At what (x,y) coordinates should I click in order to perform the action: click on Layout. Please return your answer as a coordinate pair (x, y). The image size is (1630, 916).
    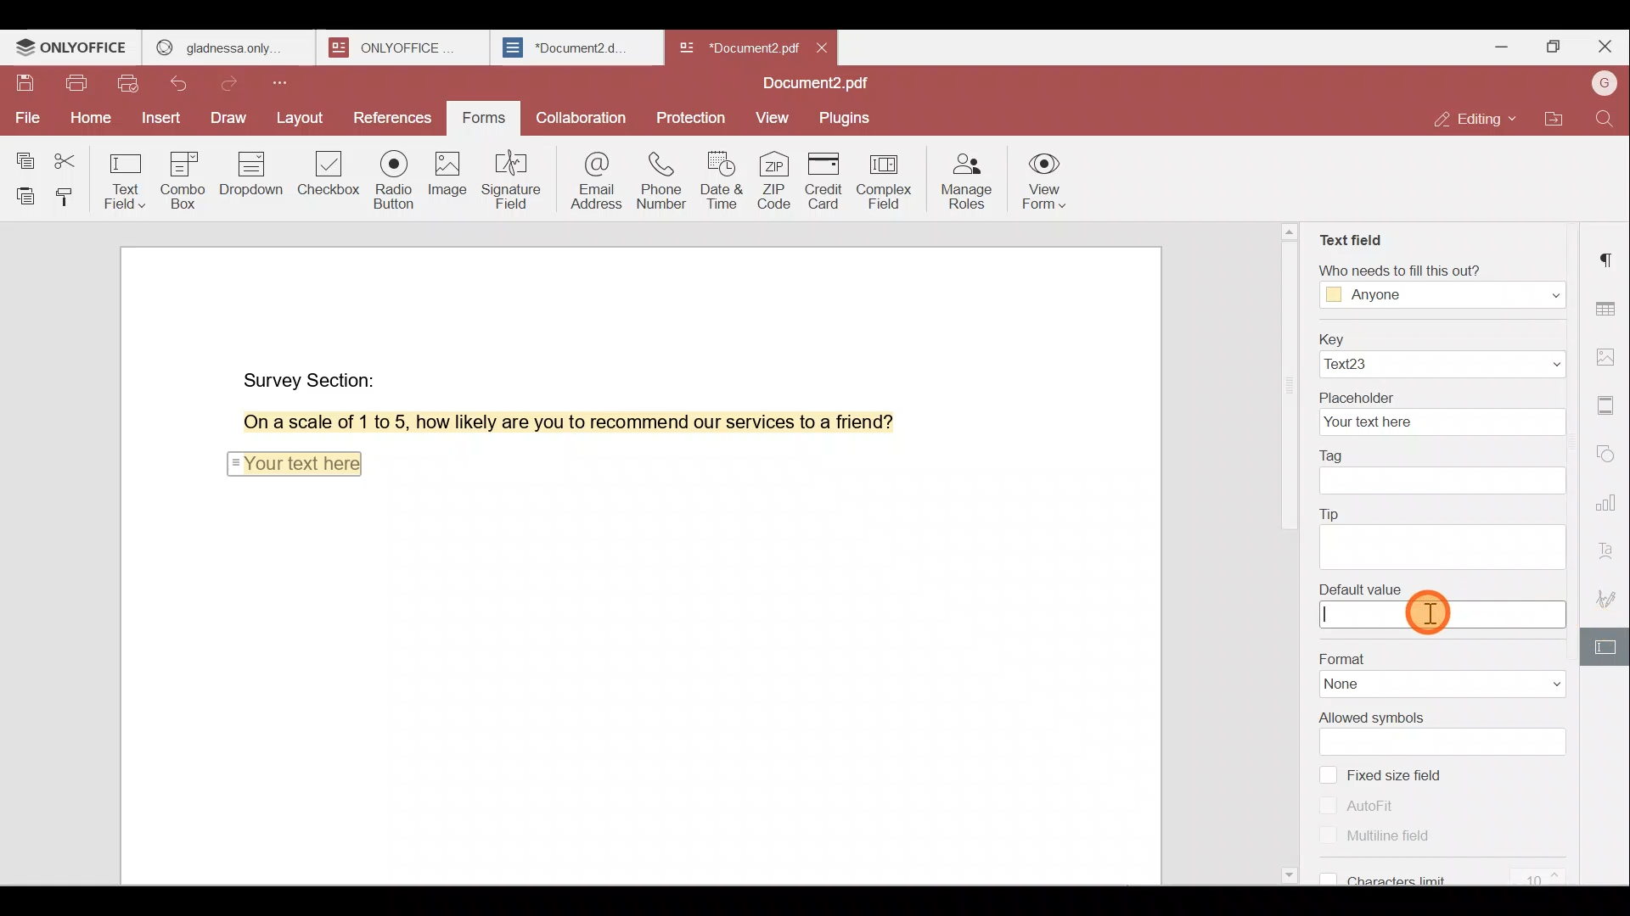
    Looking at the image, I should click on (300, 119).